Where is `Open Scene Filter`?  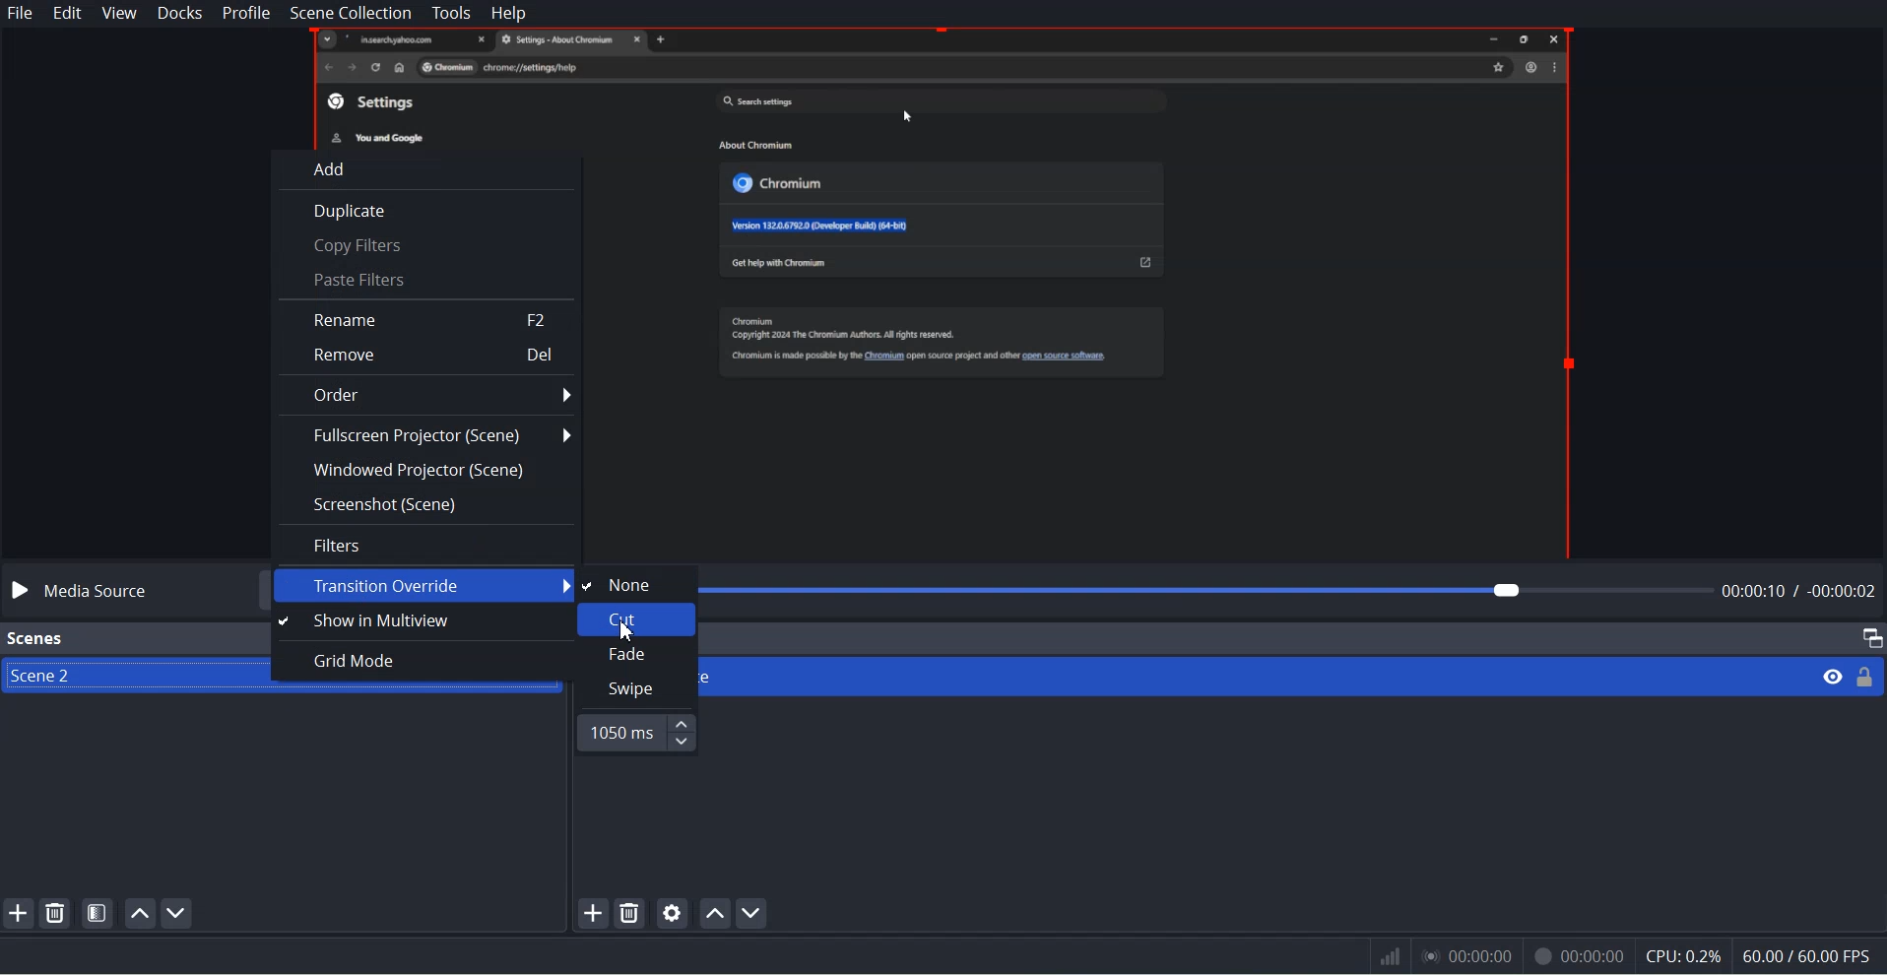
Open Scene Filter is located at coordinates (98, 912).